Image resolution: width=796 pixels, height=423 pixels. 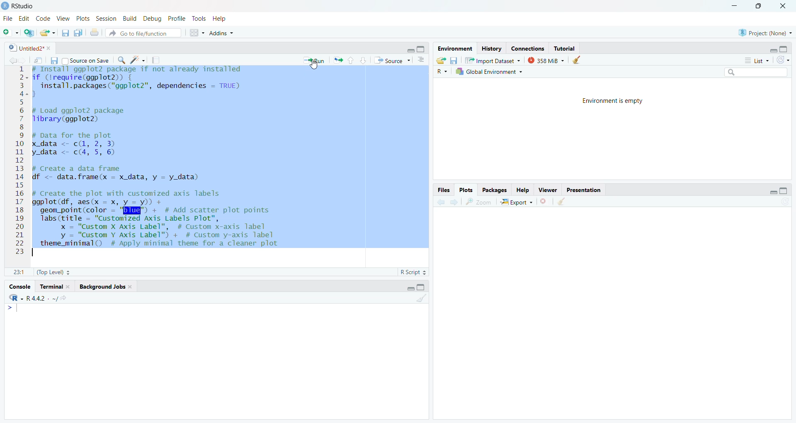 I want to click on copy, so click(x=79, y=34).